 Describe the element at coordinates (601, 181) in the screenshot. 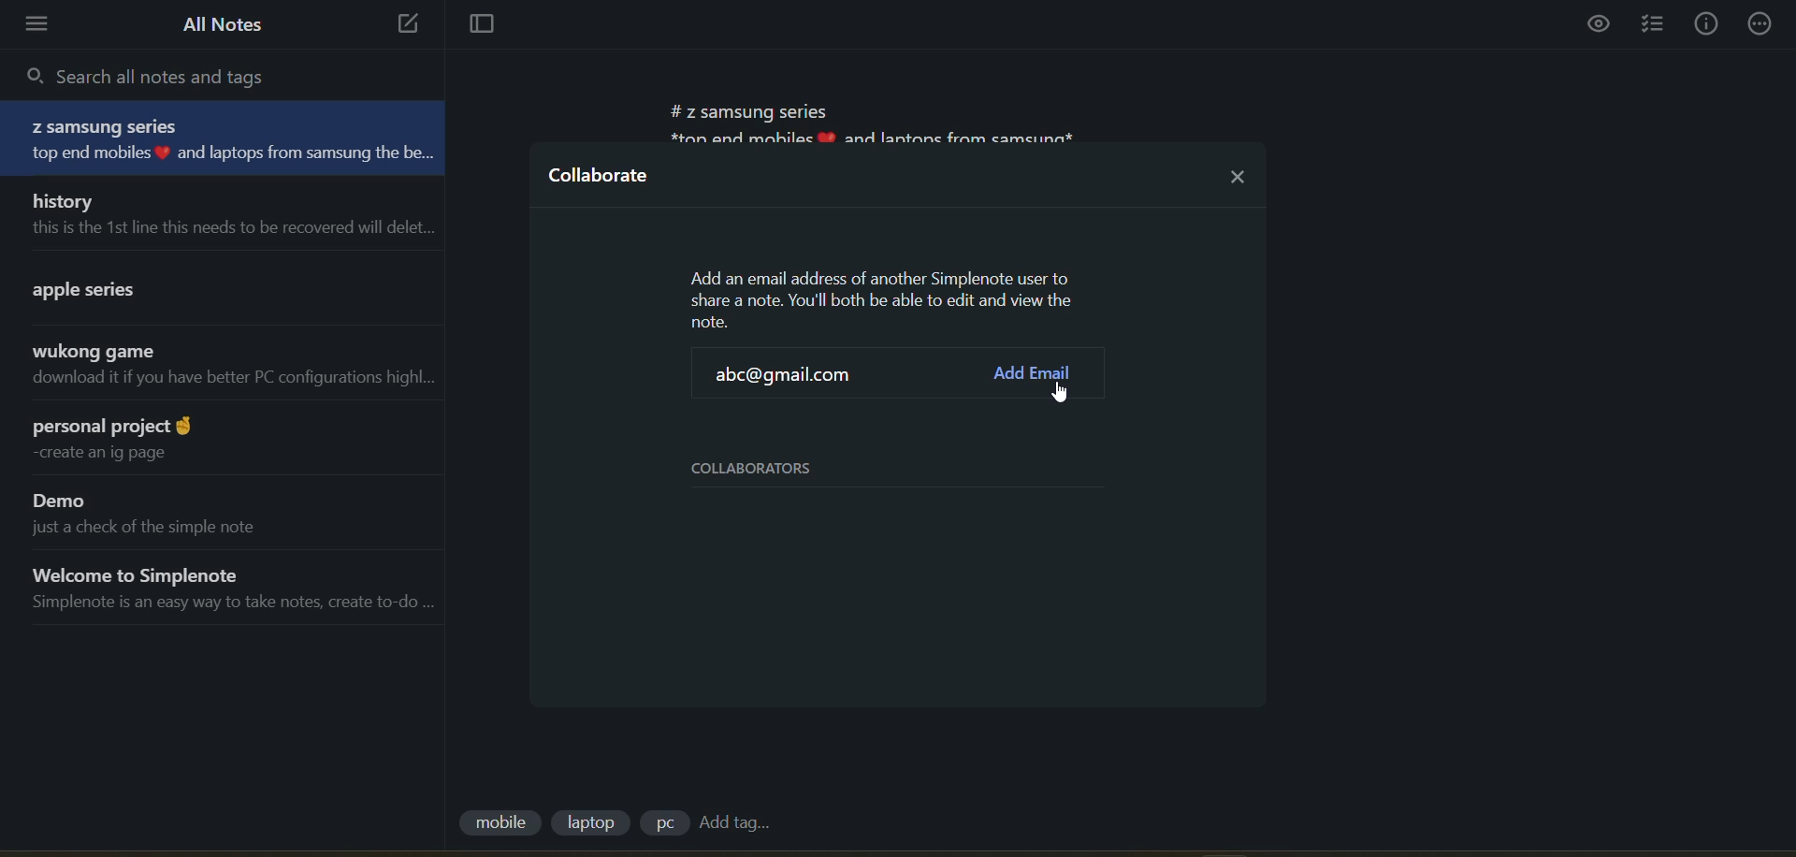

I see `collaborate` at that location.